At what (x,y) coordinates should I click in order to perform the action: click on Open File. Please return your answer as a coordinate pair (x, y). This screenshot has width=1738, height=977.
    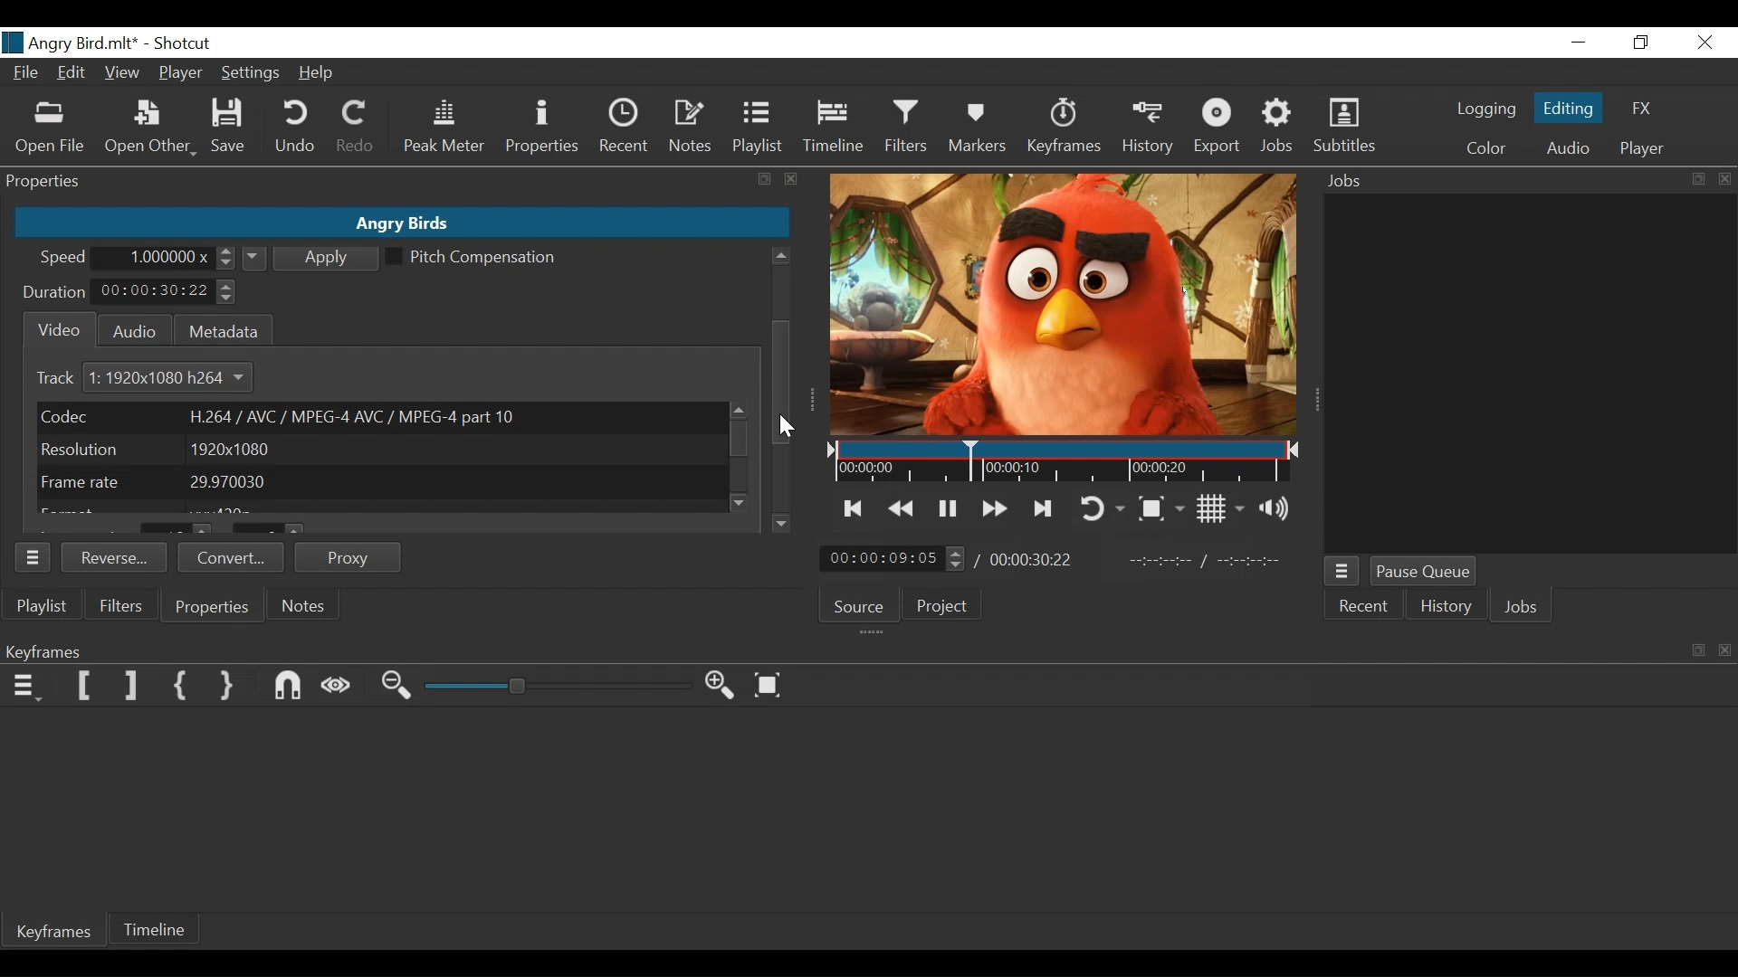
    Looking at the image, I should click on (48, 129).